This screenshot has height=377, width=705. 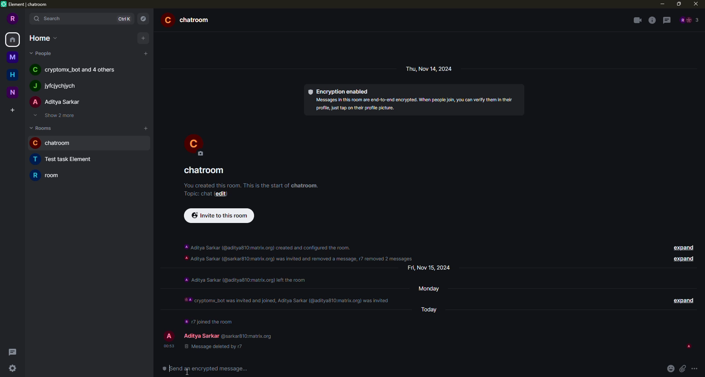 What do you see at coordinates (661, 4) in the screenshot?
I see `minimize` at bounding box center [661, 4].